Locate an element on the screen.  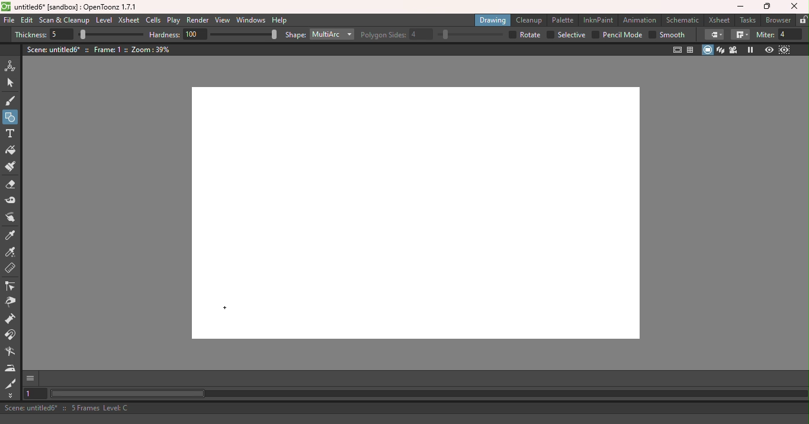
Control point editor tool is located at coordinates (12, 287).